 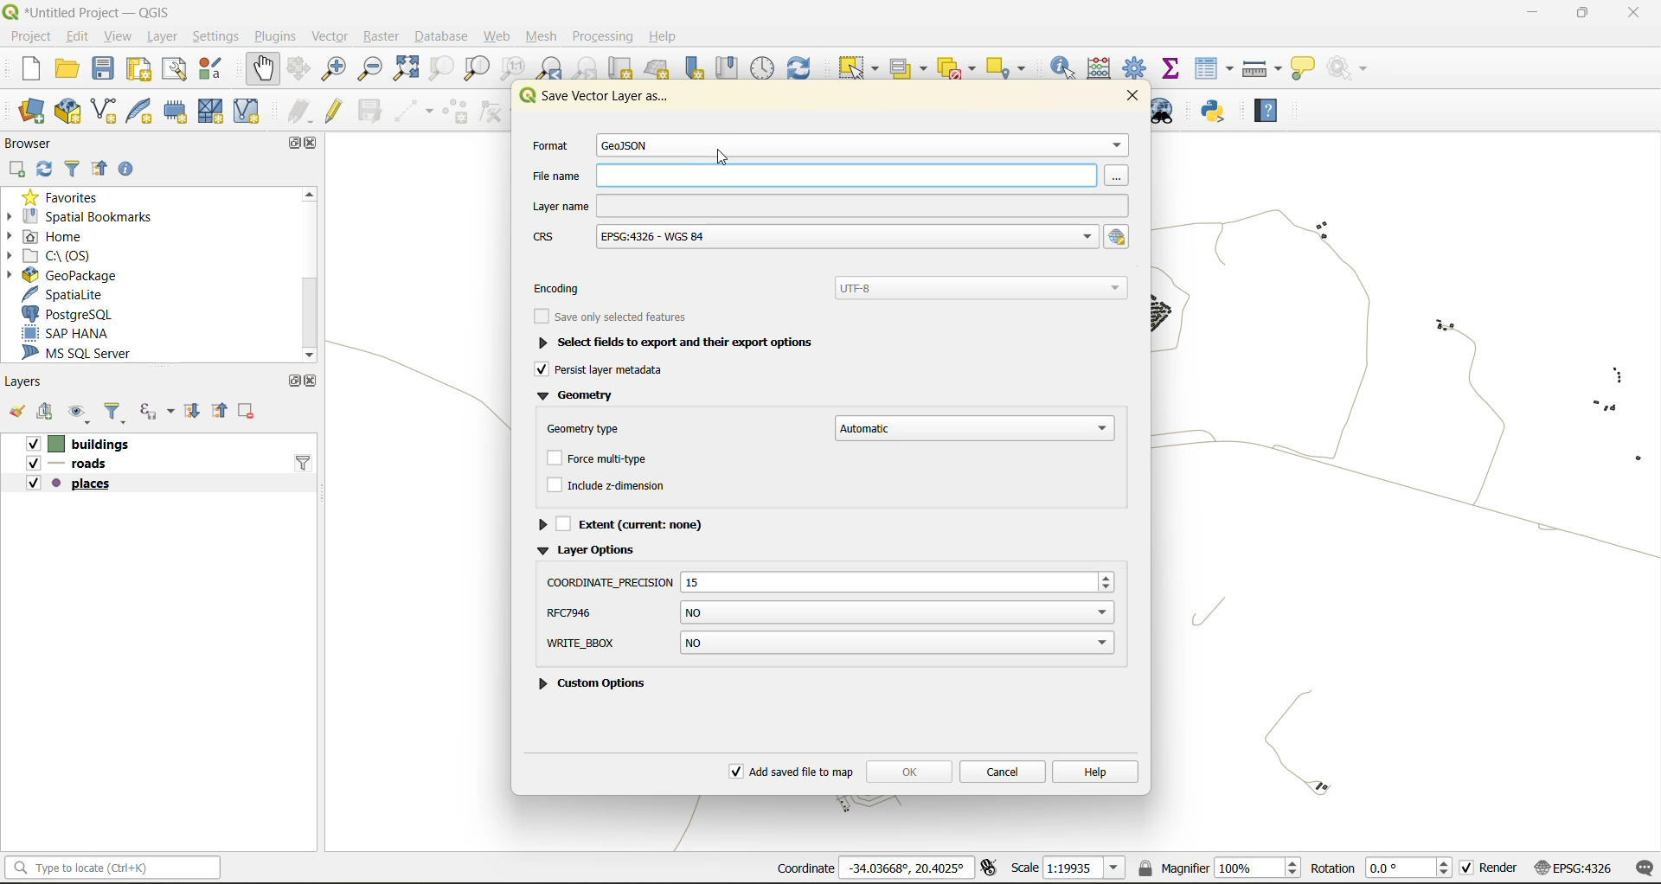 What do you see at coordinates (830, 612) in the screenshot?
I see `rfc7946` at bounding box center [830, 612].